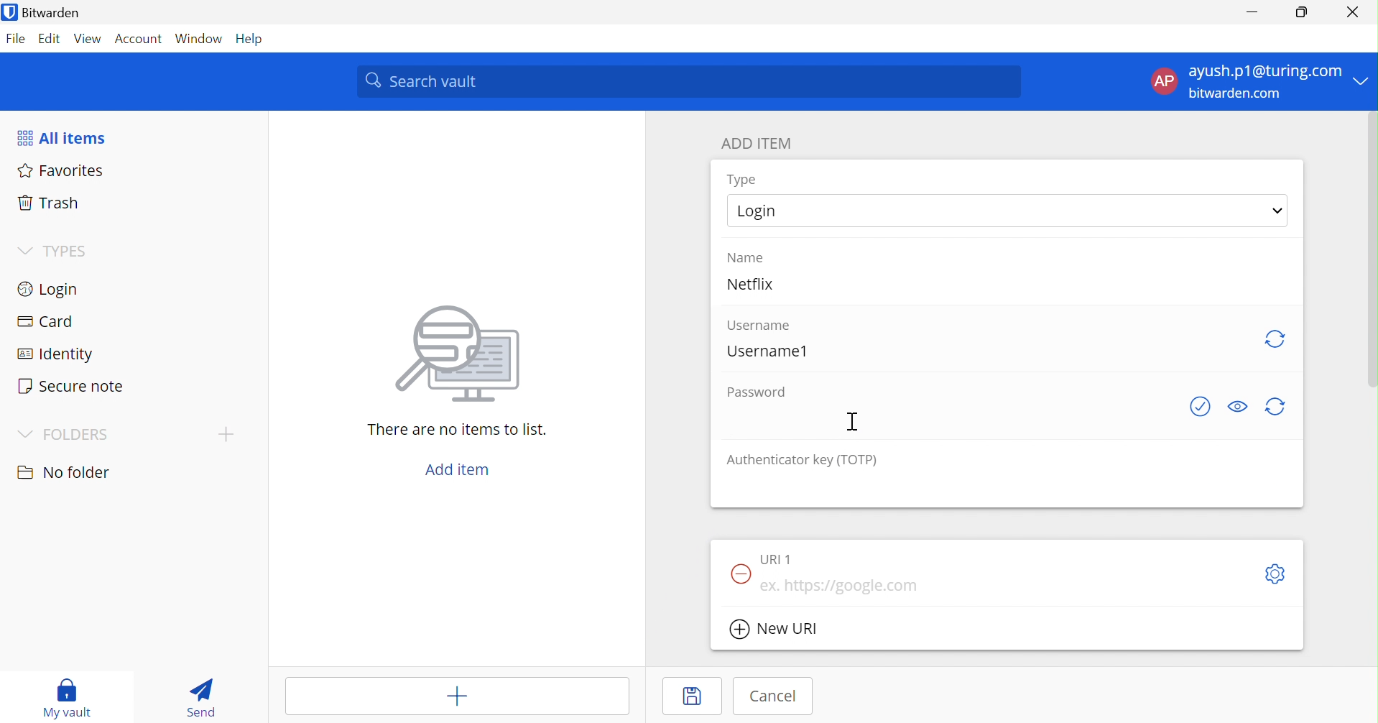 The image size is (1378, 723). I want to click on File, so click(17, 40).